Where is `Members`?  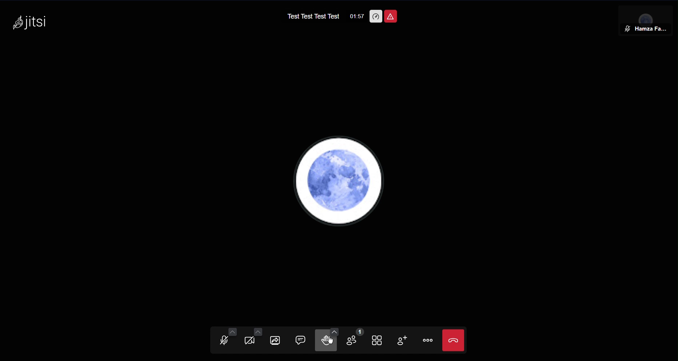
Members is located at coordinates (356, 339).